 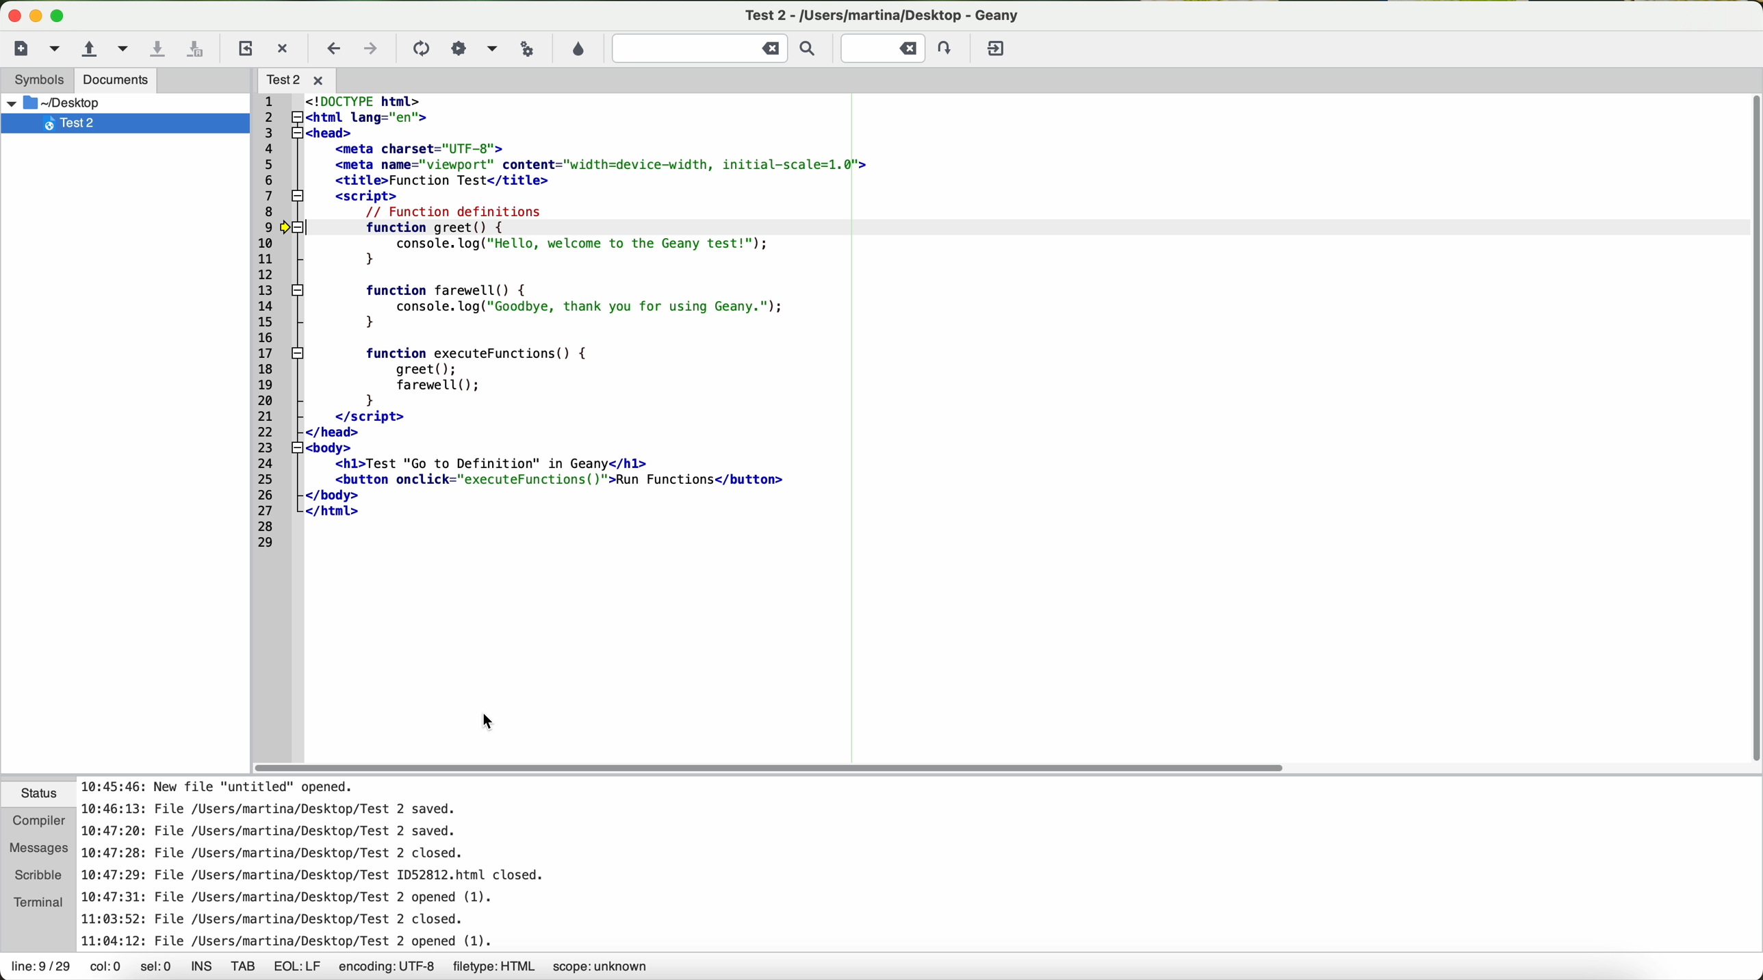 What do you see at coordinates (36, 824) in the screenshot?
I see `compiler` at bounding box center [36, 824].